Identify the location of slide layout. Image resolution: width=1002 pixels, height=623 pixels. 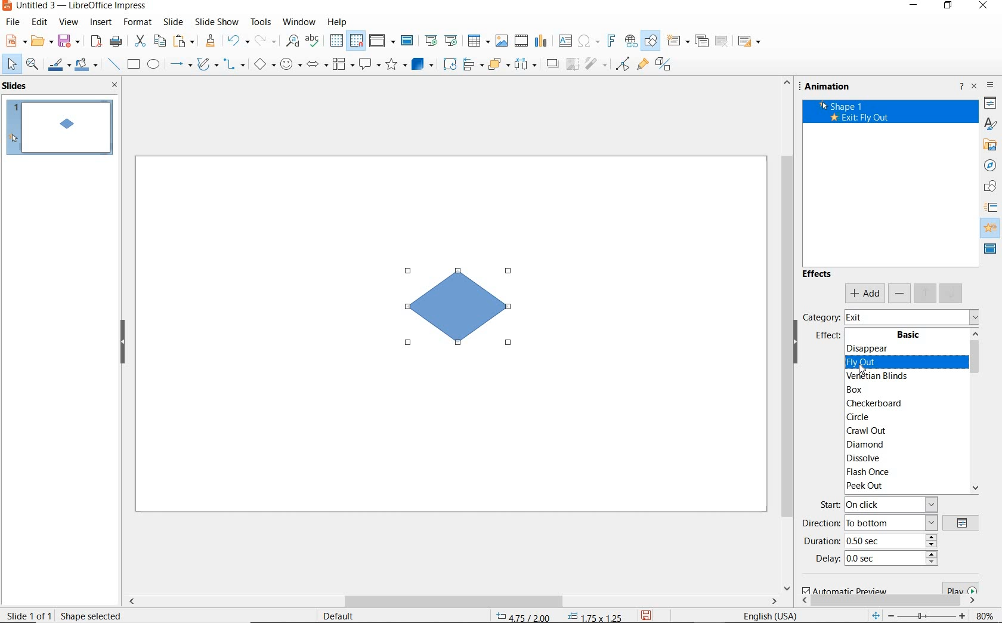
(749, 41).